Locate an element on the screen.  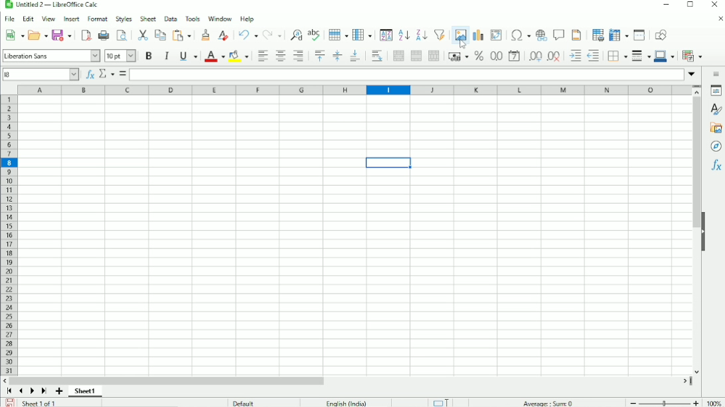
Formula is located at coordinates (122, 74).